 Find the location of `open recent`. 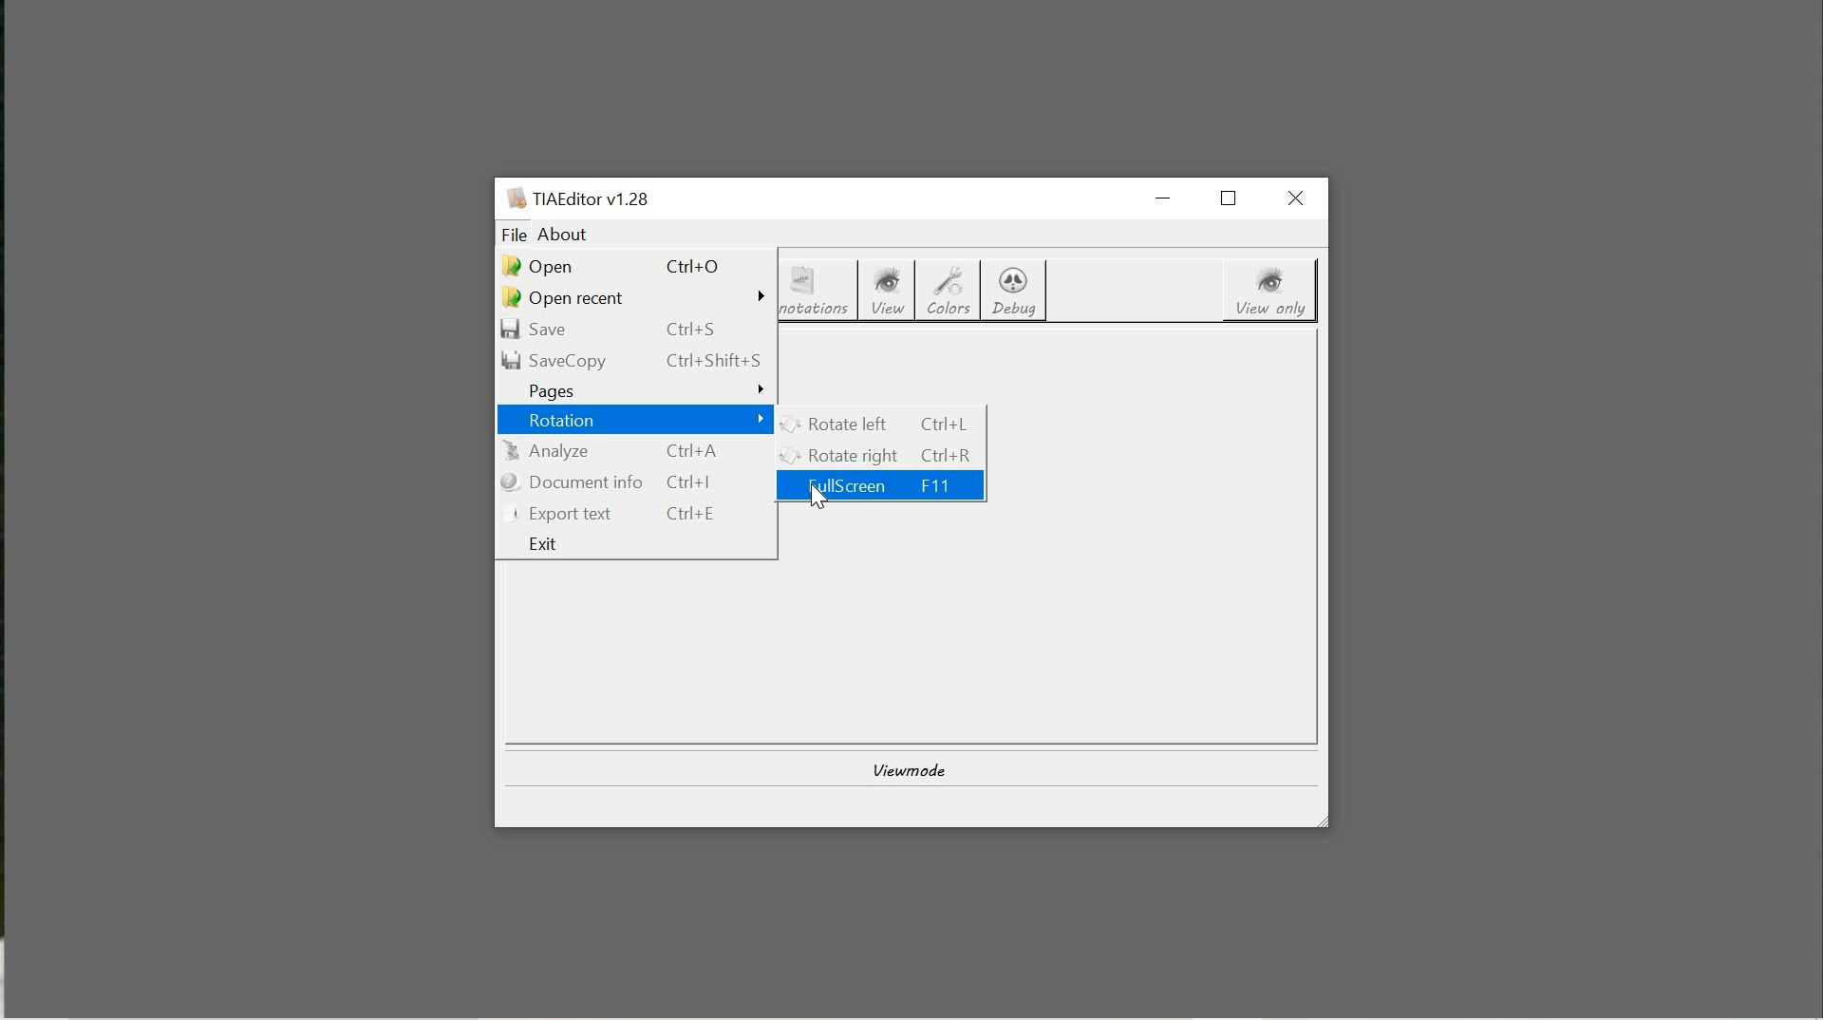

open recent is located at coordinates (634, 298).